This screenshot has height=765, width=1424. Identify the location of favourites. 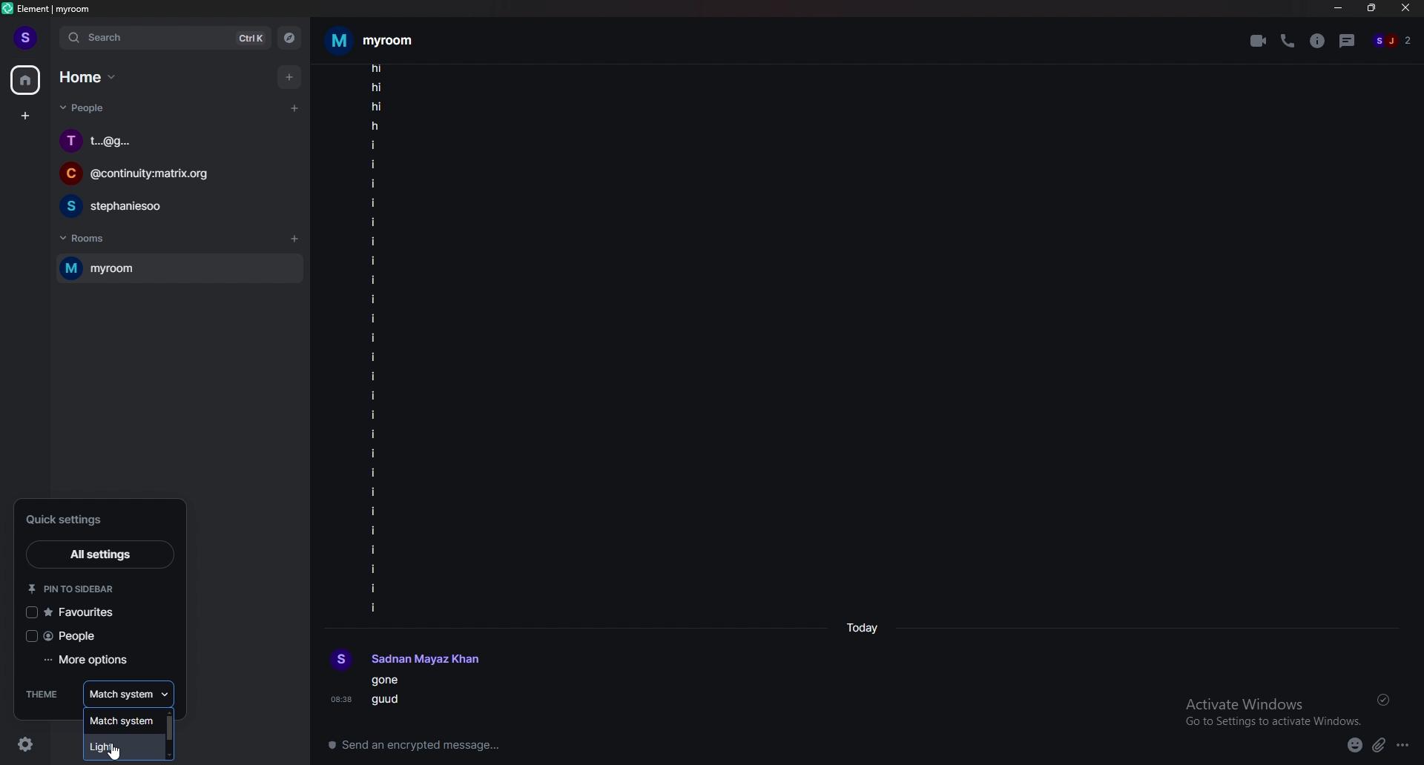
(92, 612).